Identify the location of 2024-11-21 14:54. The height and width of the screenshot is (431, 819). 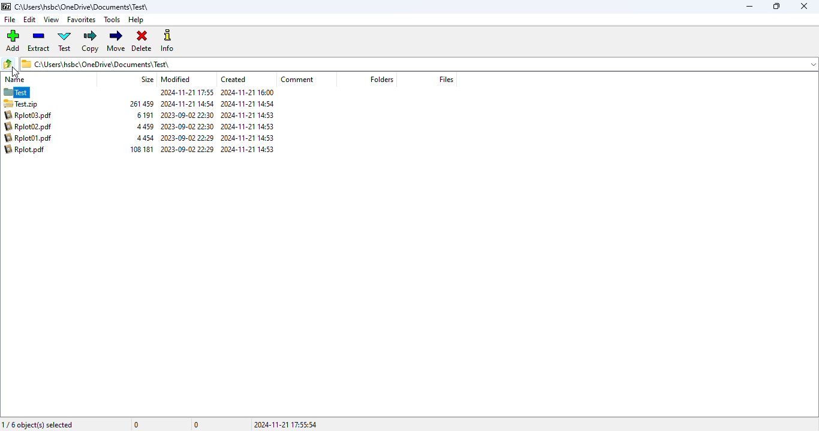
(188, 104).